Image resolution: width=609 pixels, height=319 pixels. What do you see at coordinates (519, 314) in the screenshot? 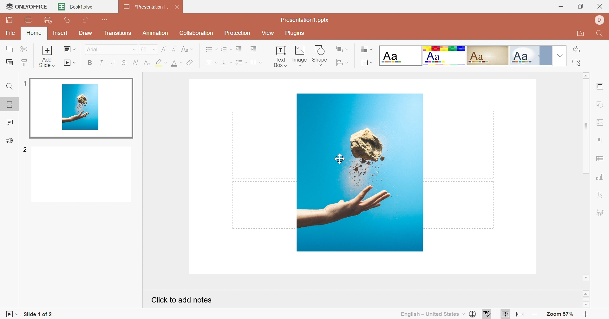
I see `Fit to width` at bounding box center [519, 314].